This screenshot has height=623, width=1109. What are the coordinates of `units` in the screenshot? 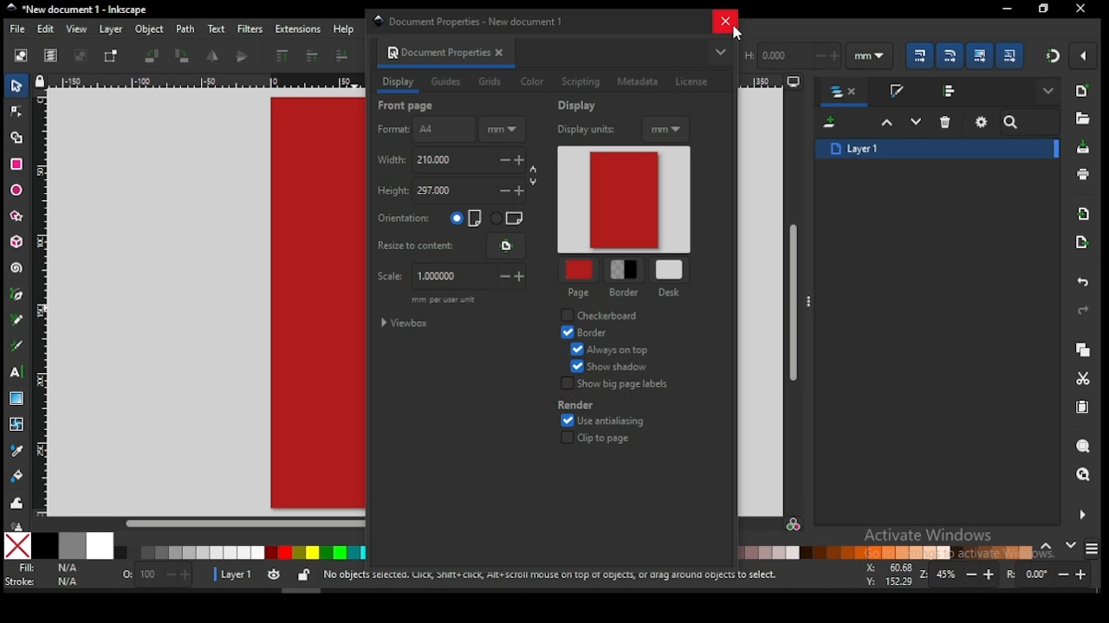 It's located at (870, 56).